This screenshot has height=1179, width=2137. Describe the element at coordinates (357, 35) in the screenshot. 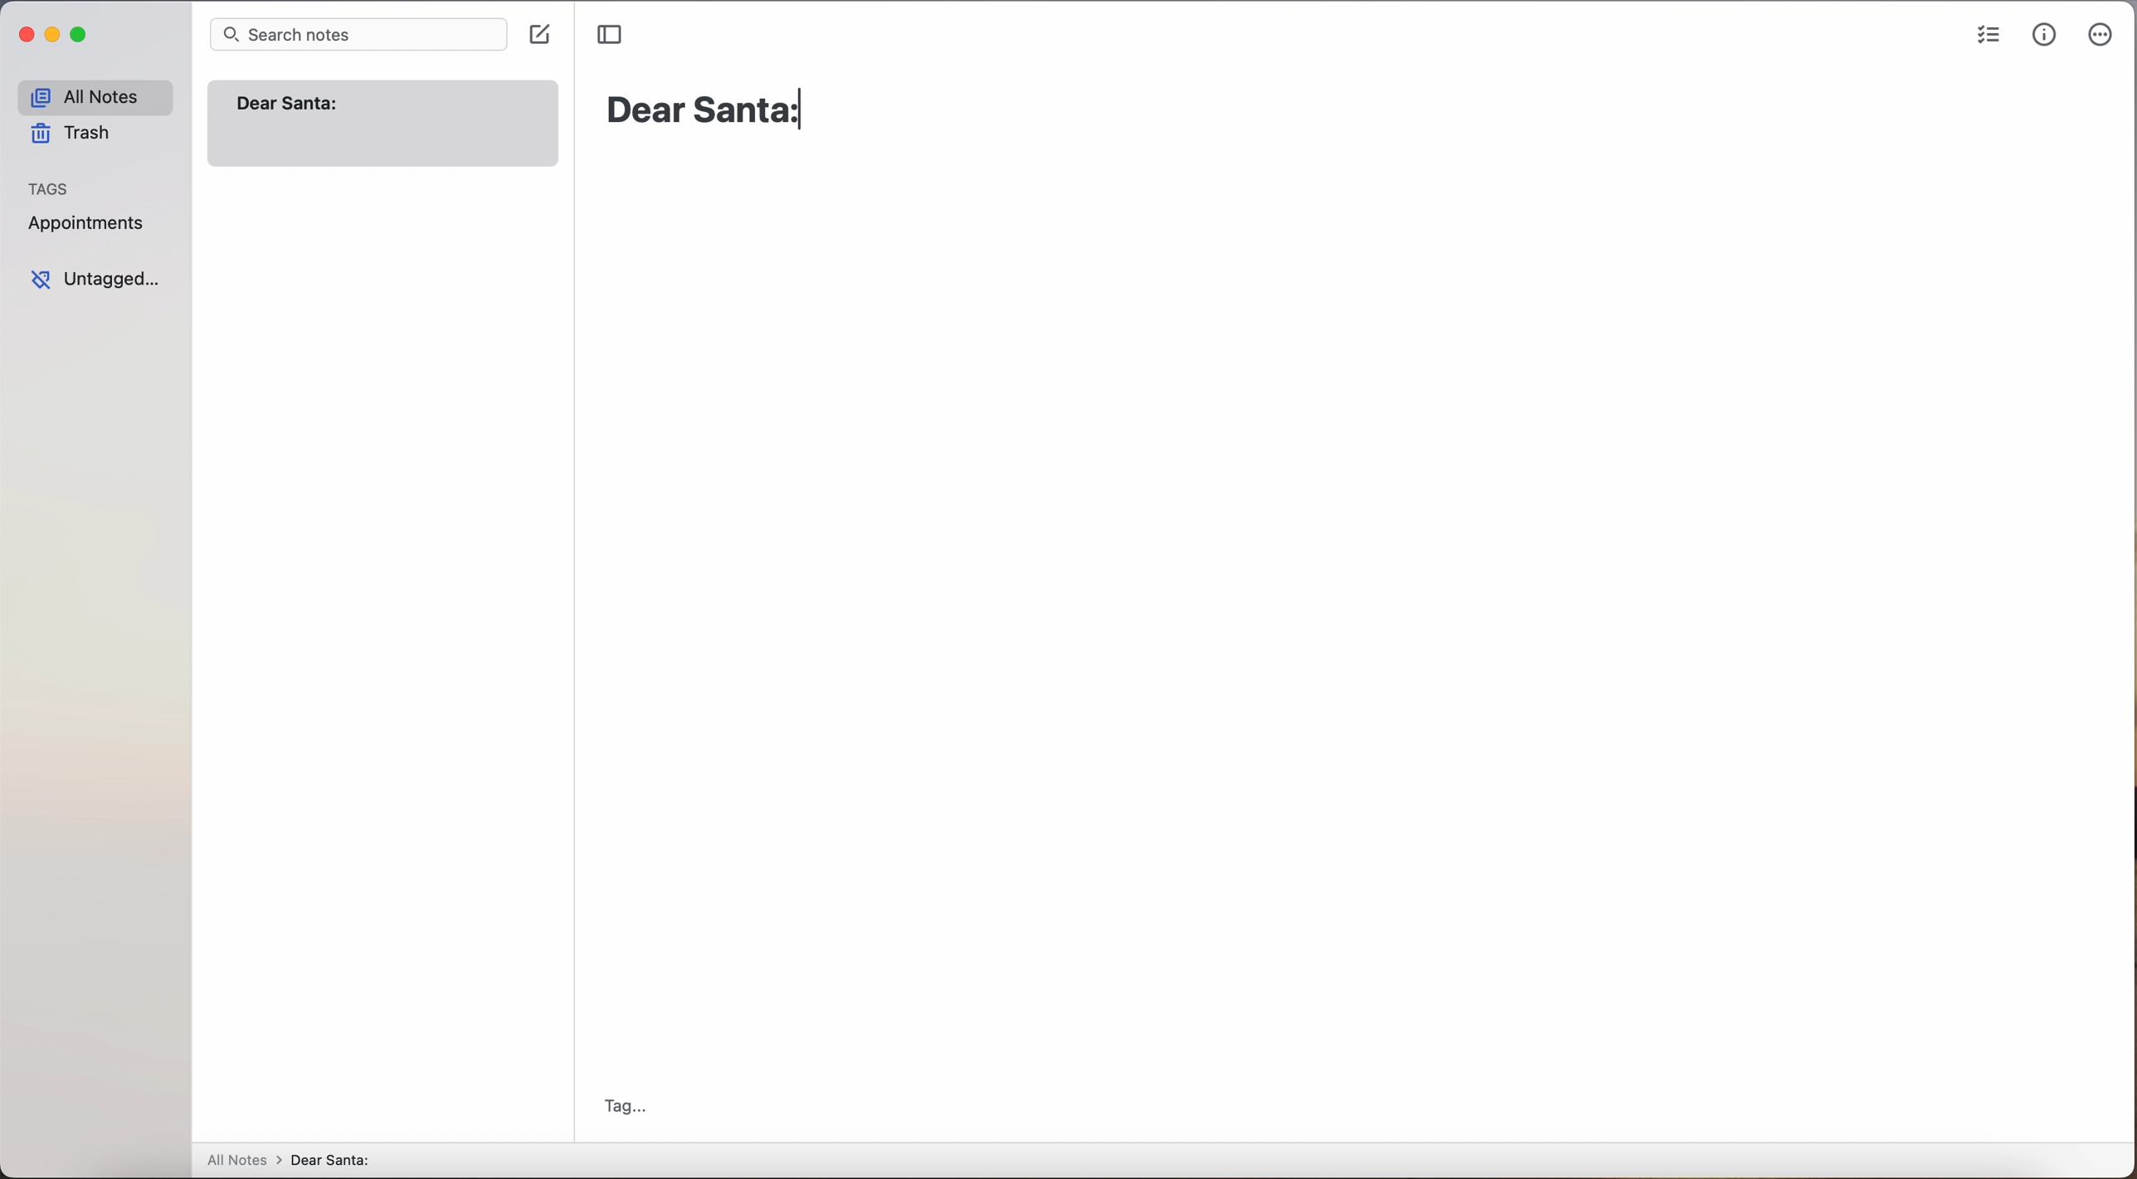

I see `search bar` at that location.